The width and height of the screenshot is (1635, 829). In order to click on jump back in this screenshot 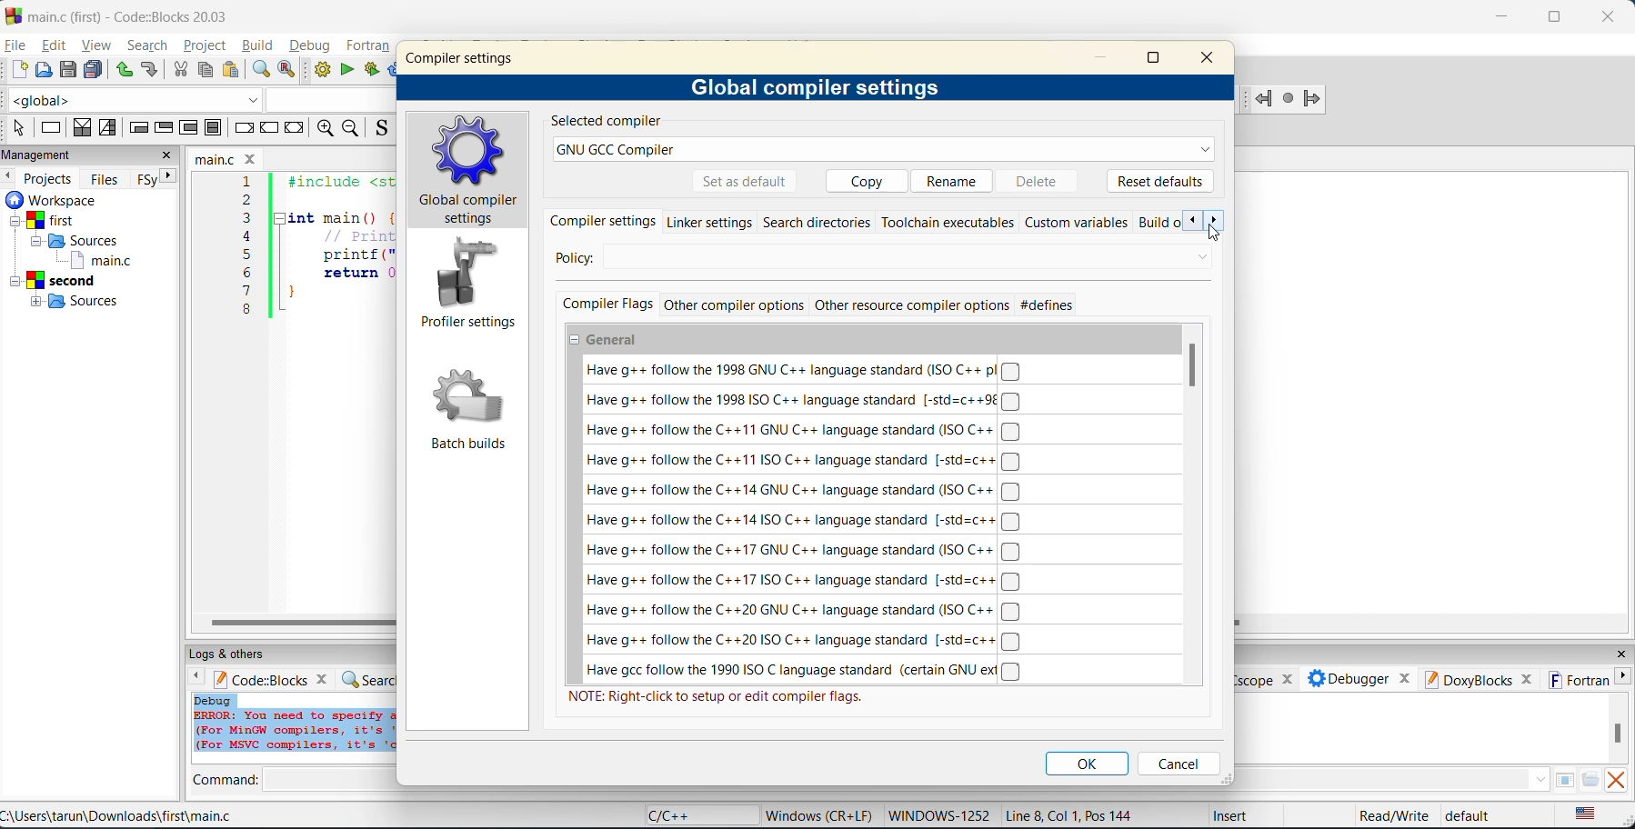, I will do `click(1264, 100)`.